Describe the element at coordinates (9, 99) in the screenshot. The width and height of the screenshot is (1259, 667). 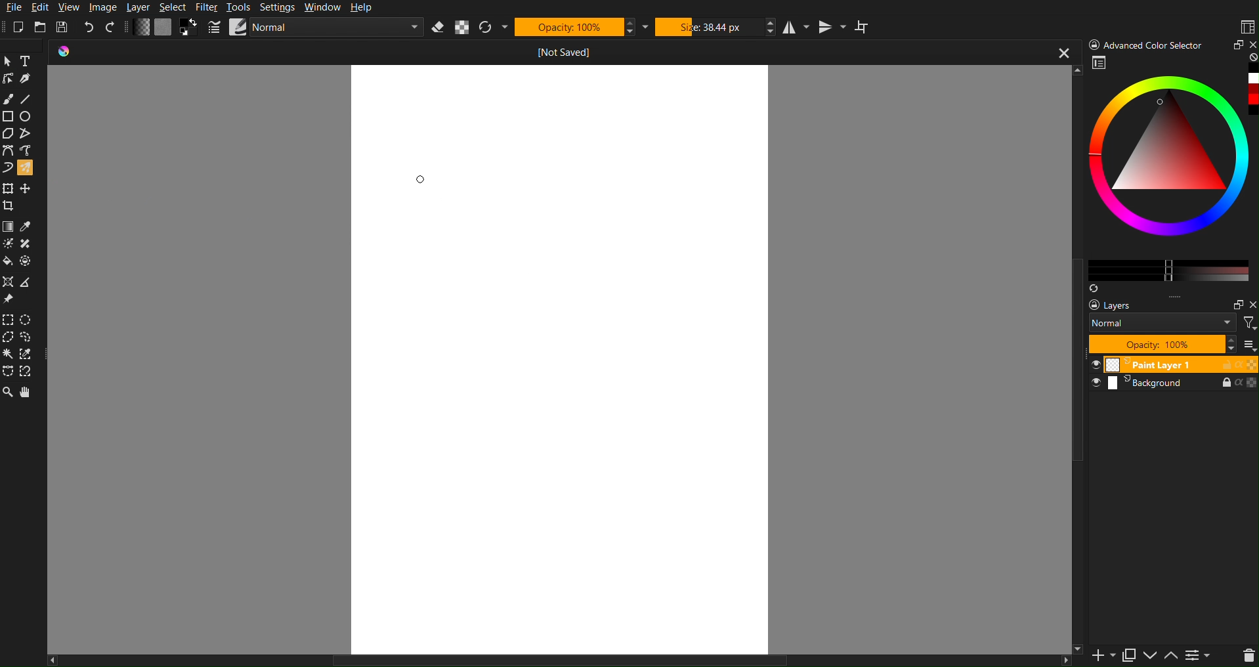
I see `Brush` at that location.